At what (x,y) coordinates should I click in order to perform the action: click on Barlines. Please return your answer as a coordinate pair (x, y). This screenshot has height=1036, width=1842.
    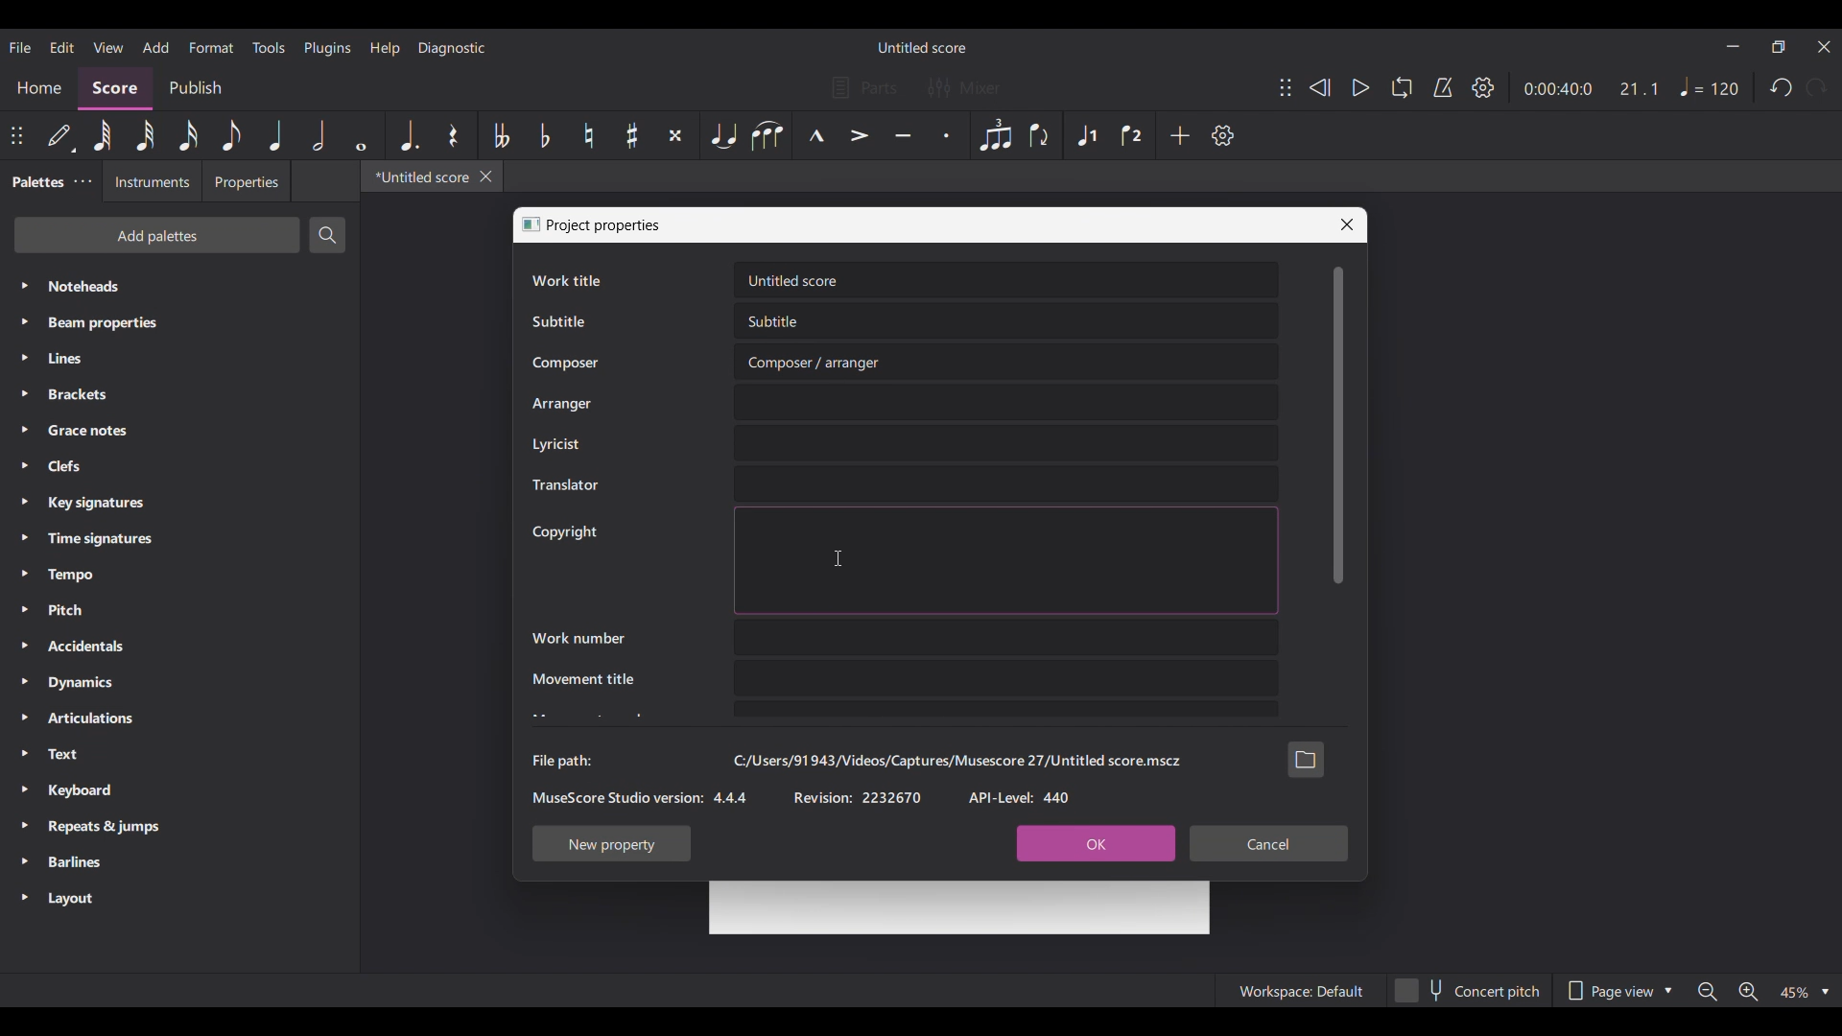
    Looking at the image, I should click on (180, 862).